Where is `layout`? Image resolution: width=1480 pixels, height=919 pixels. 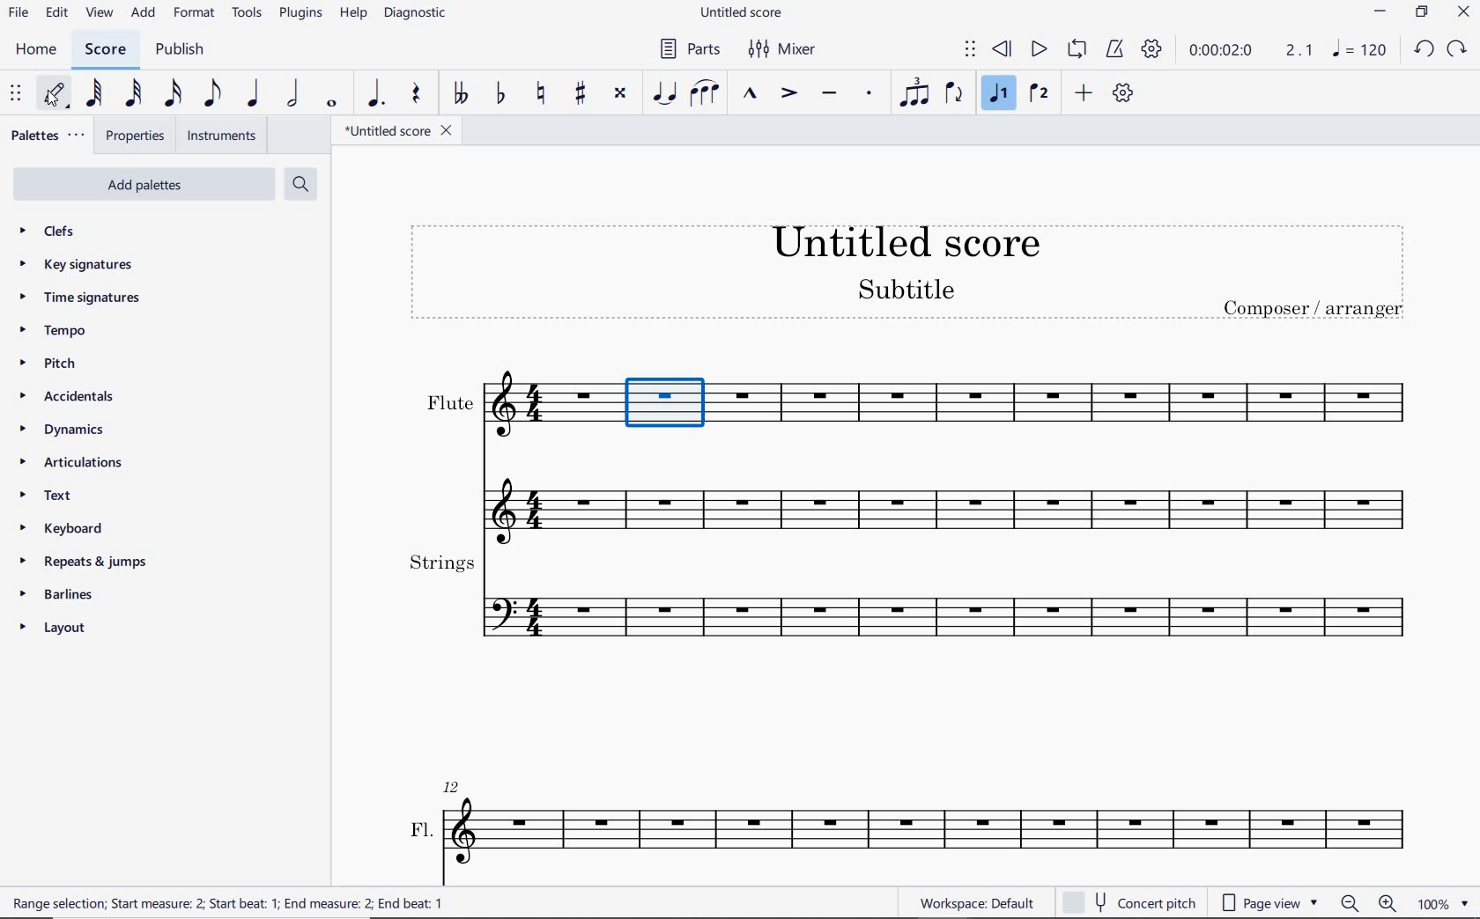 layout is located at coordinates (56, 630).